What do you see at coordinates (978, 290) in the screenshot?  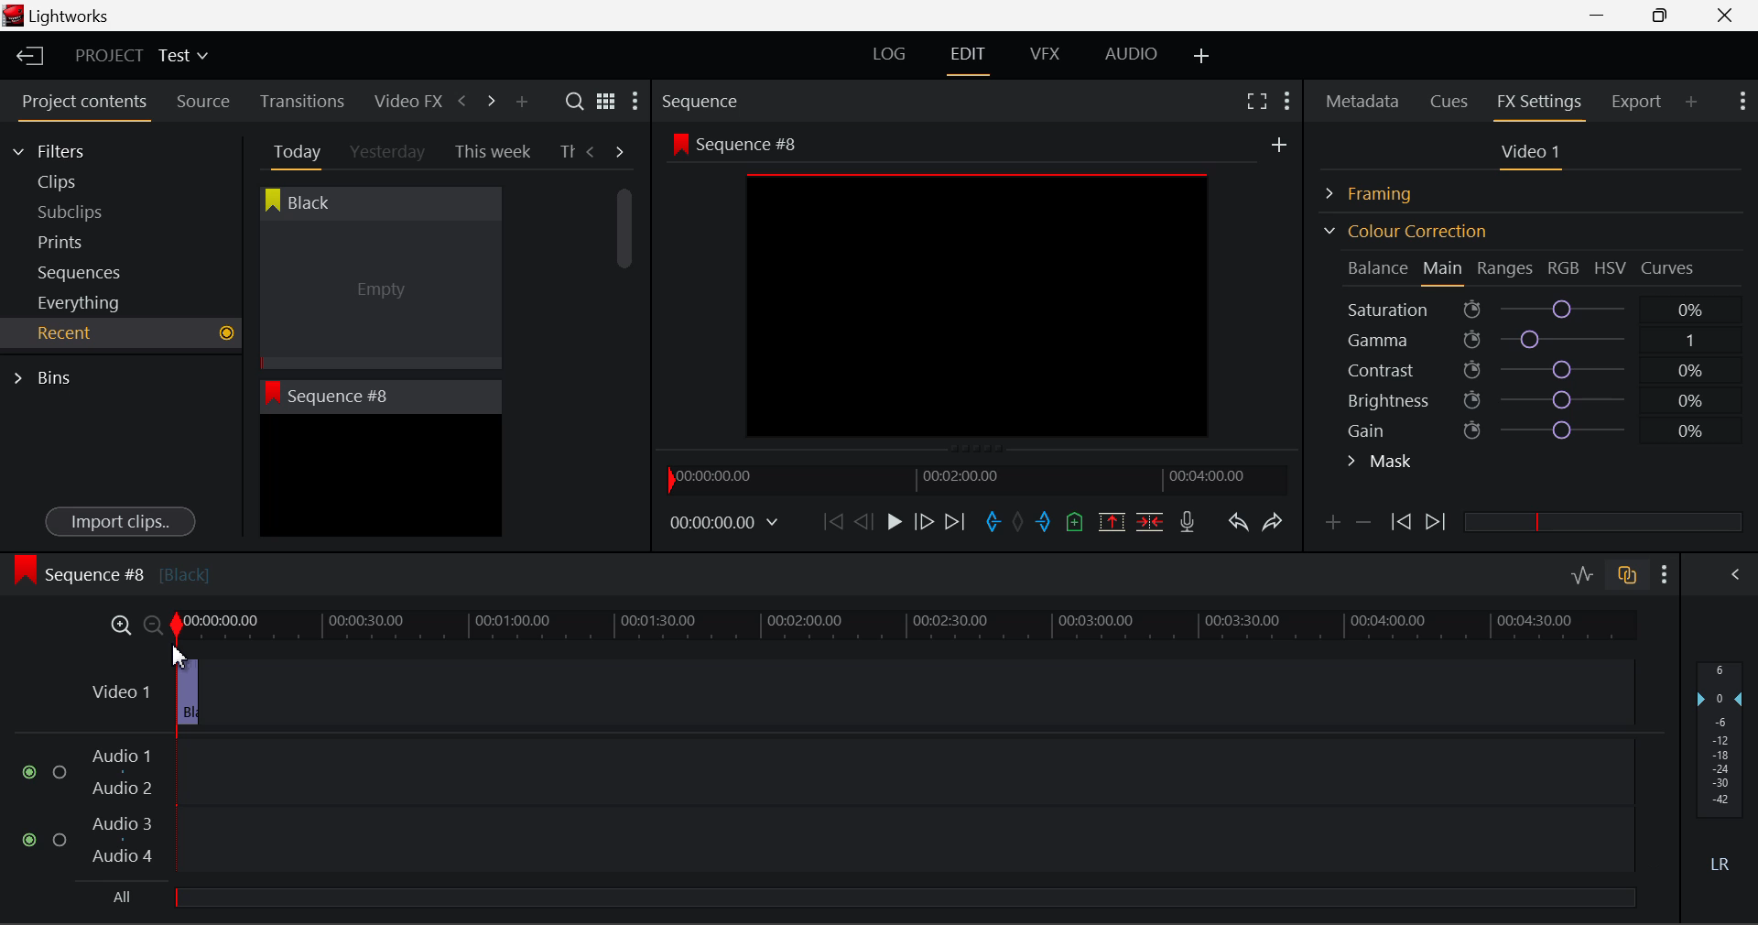 I see `Sequence #8 Preview Screen` at bounding box center [978, 290].